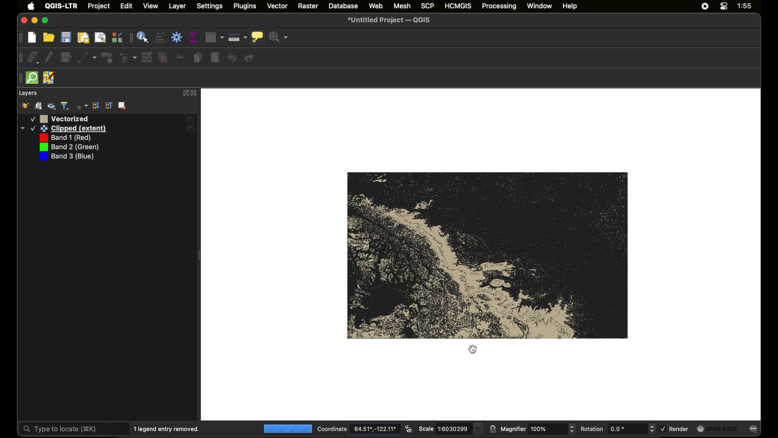 Image resolution: width=778 pixels, height=438 pixels. I want to click on toggle  extents and mouse  display  position, so click(408, 429).